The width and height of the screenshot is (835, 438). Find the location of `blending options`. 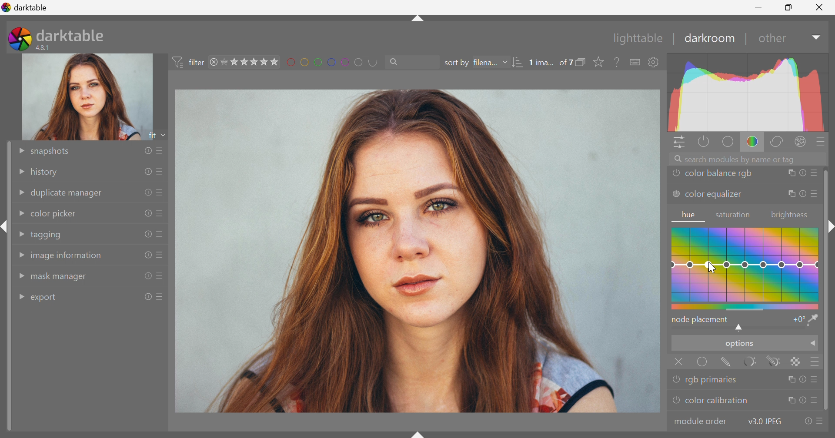

blending options is located at coordinates (817, 362).